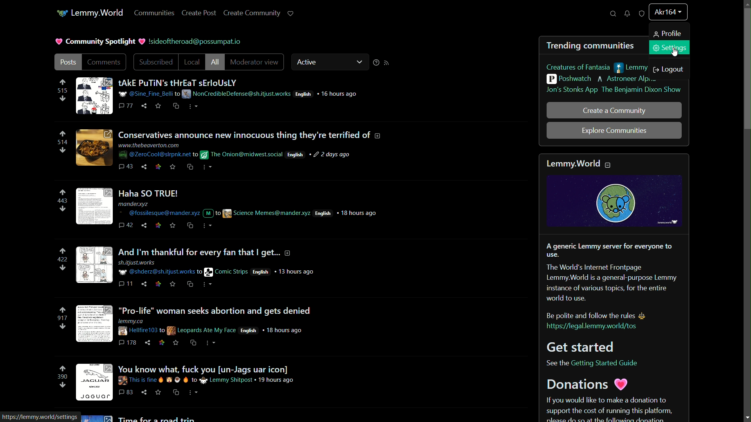 The width and height of the screenshot is (751, 422). What do you see at coordinates (377, 64) in the screenshot?
I see `sorting help` at bounding box center [377, 64].